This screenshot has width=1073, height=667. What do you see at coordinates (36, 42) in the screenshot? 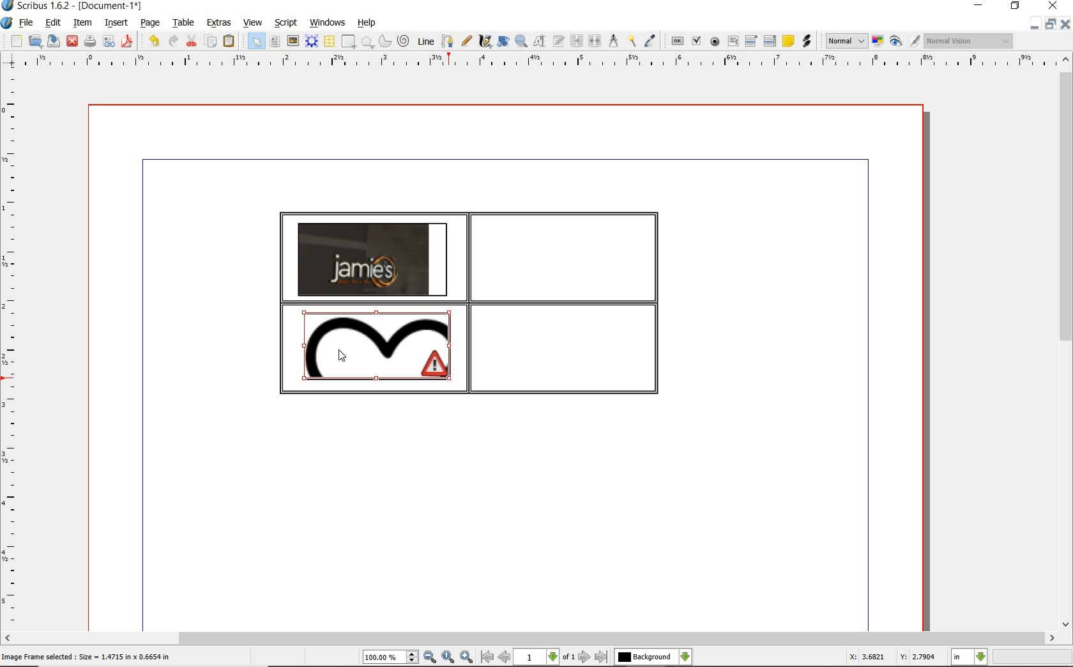
I see `open` at bounding box center [36, 42].